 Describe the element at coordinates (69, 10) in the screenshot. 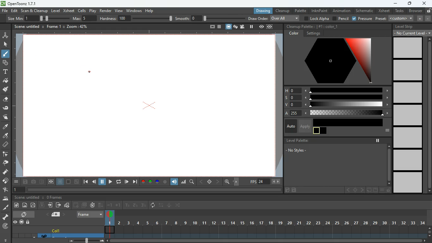

I see `xsheet` at that location.